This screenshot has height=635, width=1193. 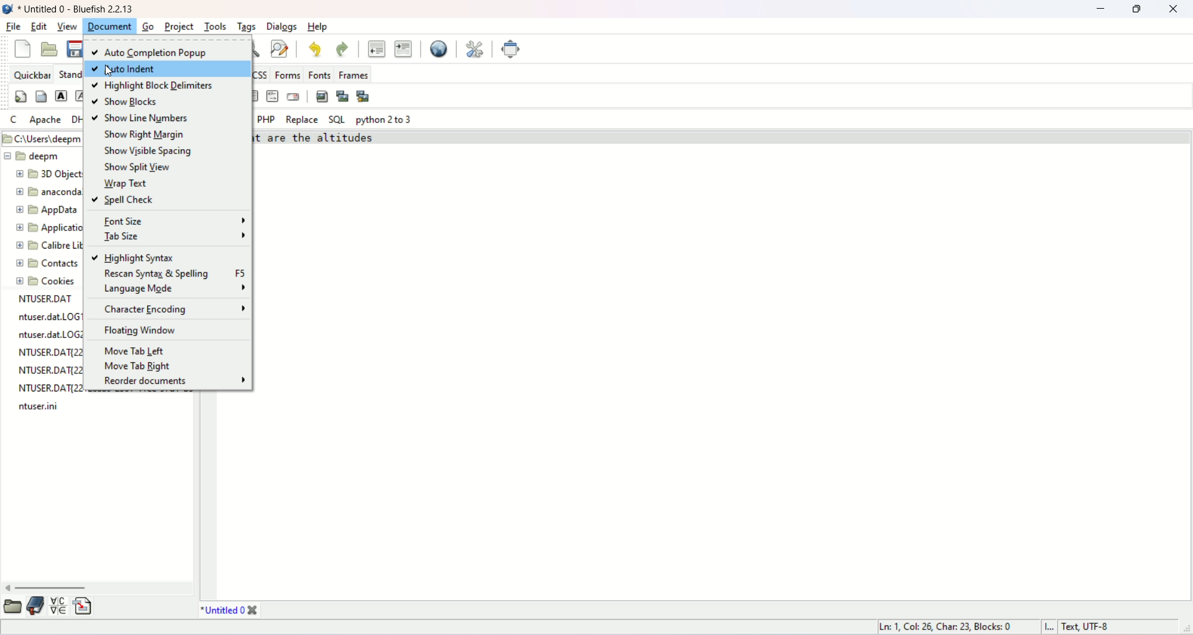 What do you see at coordinates (1105, 627) in the screenshot?
I see `text, UTF-8` at bounding box center [1105, 627].